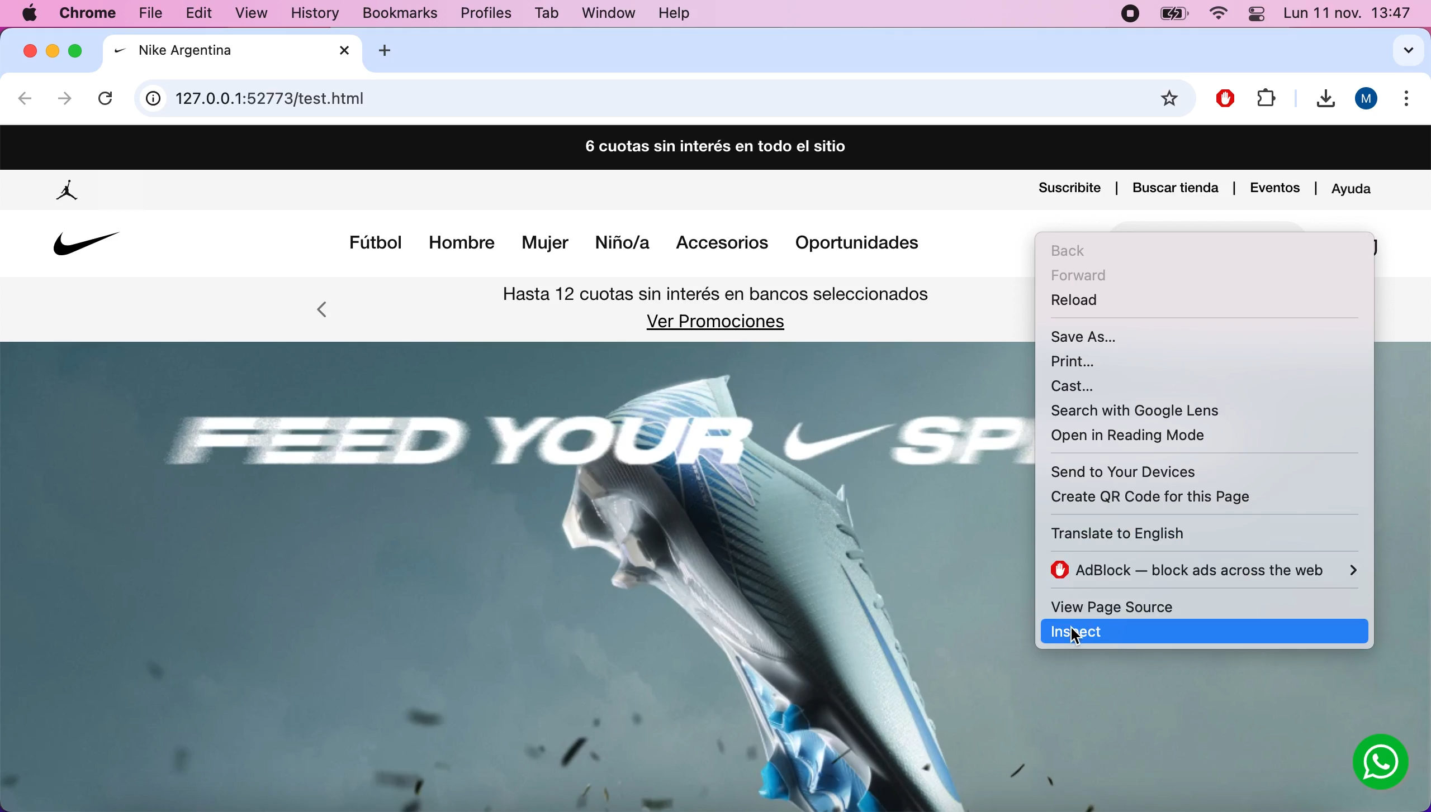 This screenshot has width=1431, height=812. I want to click on , so click(1381, 763).